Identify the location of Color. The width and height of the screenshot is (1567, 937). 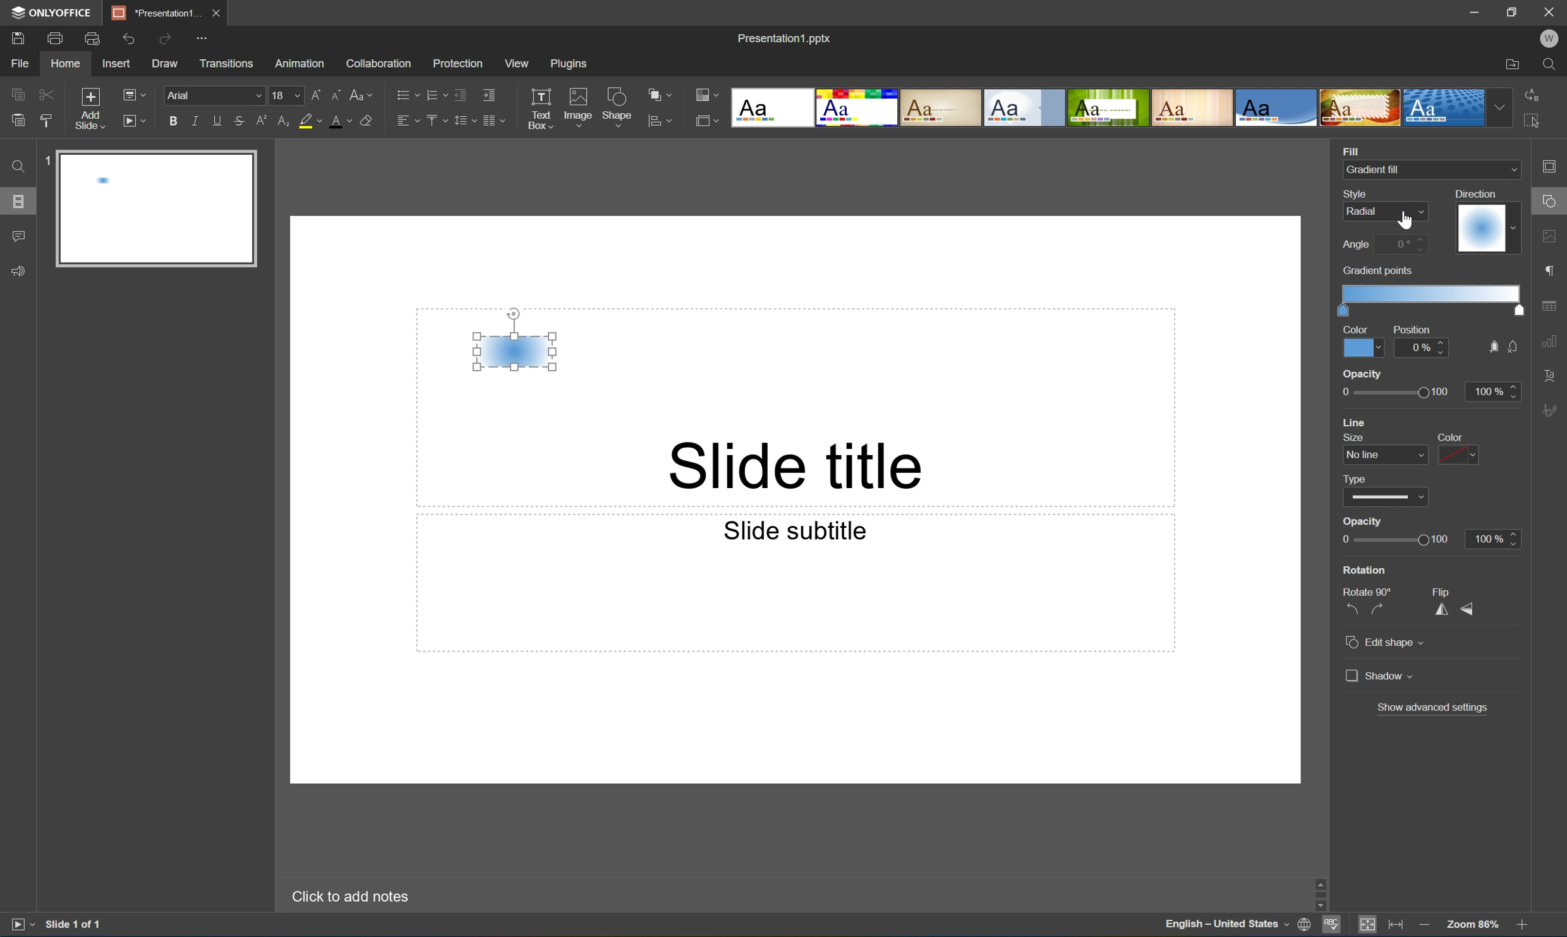
(1363, 347).